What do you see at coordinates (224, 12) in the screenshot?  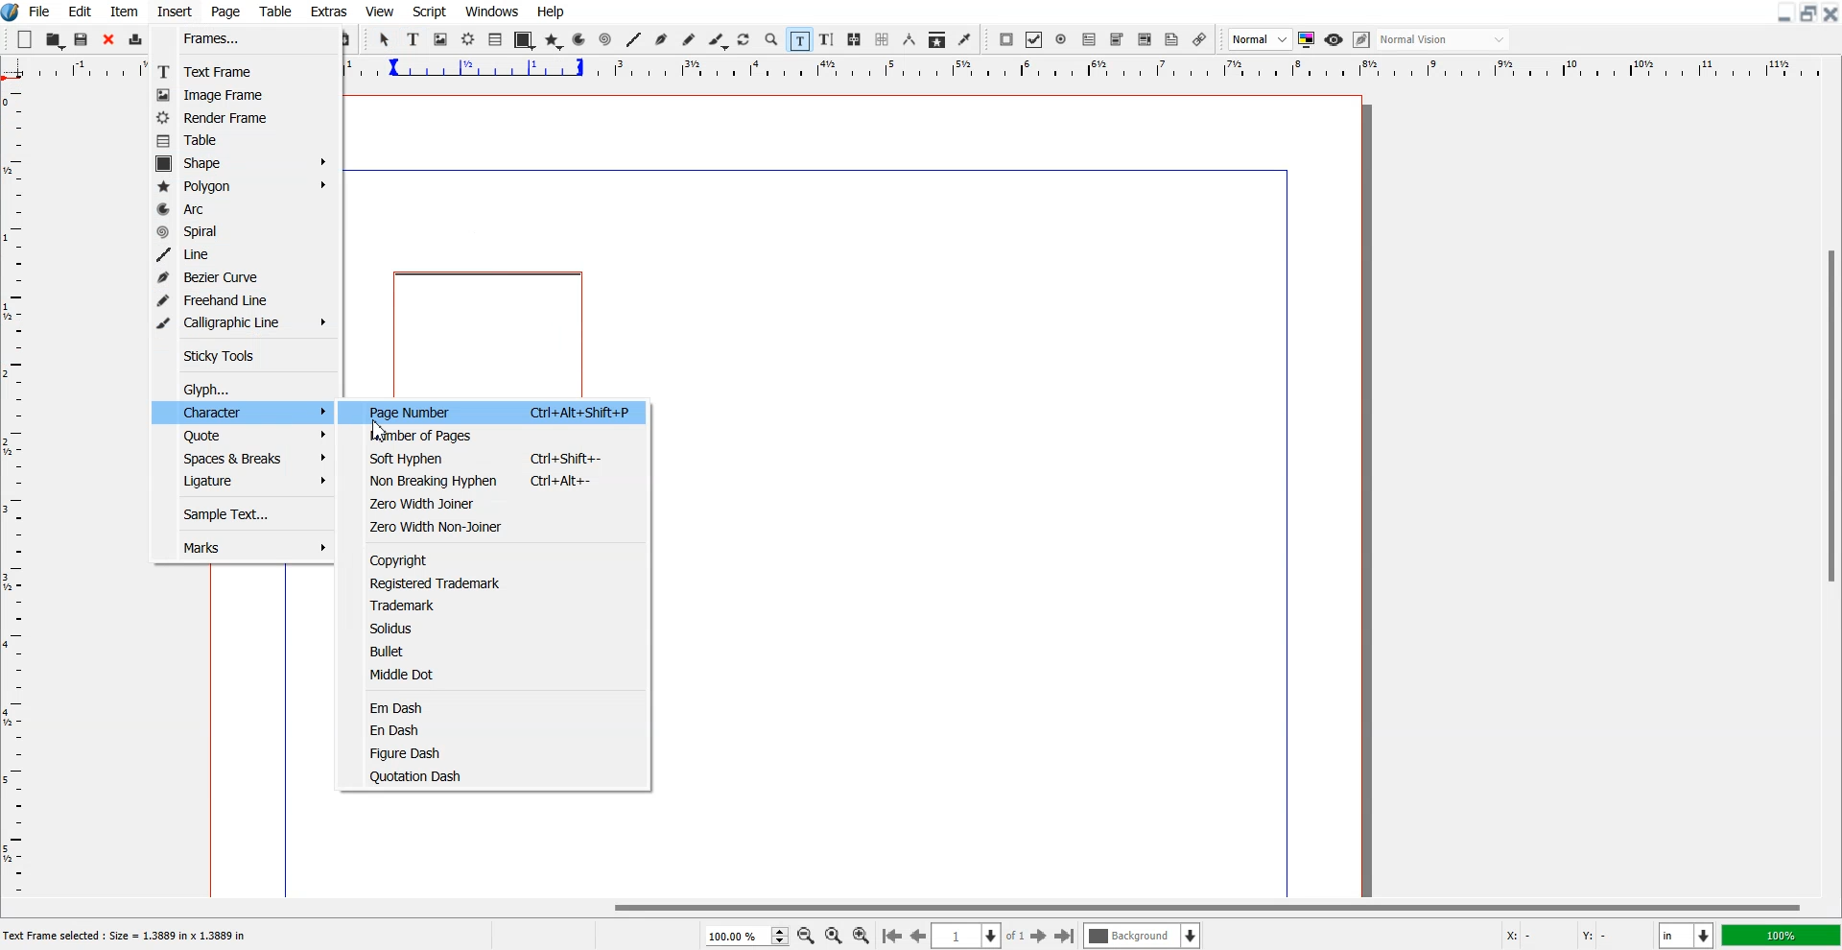 I see `Page` at bounding box center [224, 12].